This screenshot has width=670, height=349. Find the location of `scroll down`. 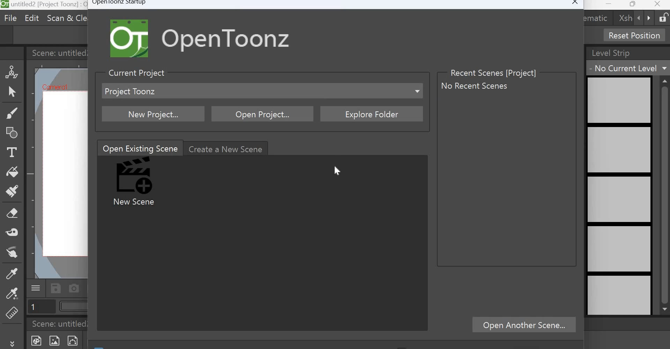

scroll down is located at coordinates (663, 308).